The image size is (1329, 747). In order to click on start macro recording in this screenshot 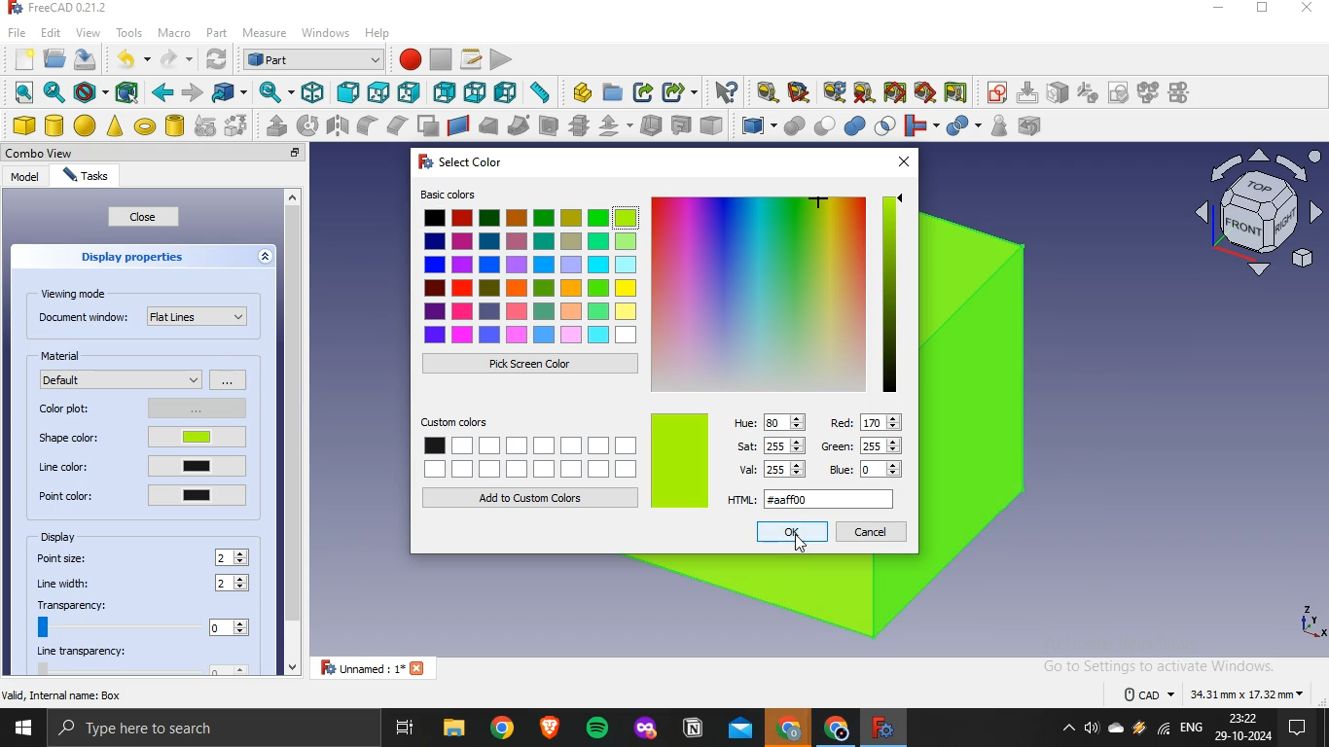, I will do `click(410, 58)`.